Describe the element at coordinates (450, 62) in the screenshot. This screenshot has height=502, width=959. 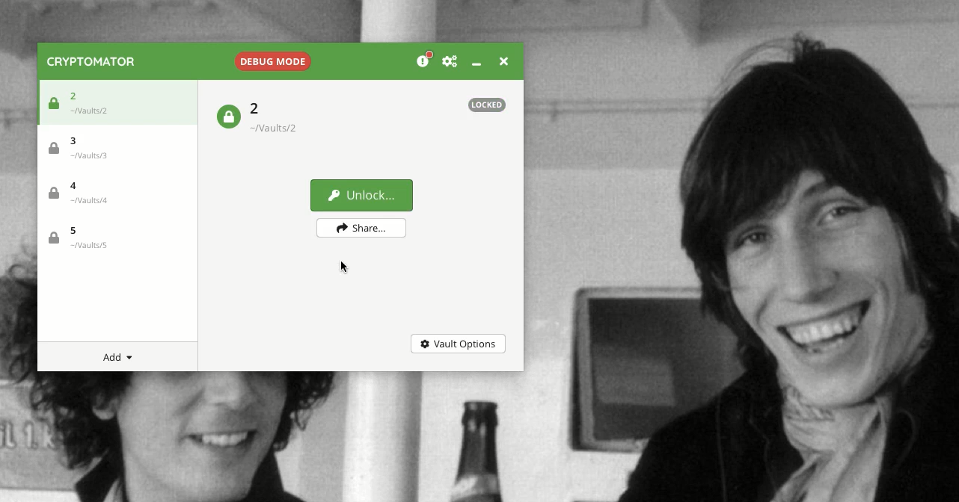
I see `Preferences` at that location.